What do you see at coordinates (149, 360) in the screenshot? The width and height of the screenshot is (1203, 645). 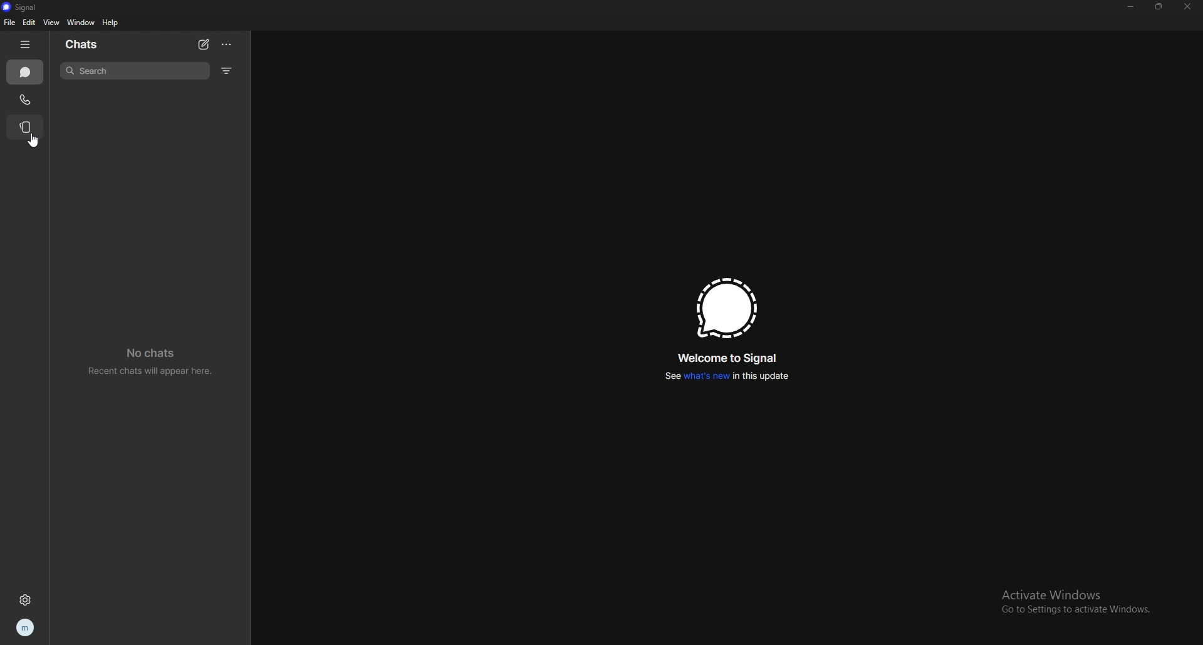 I see `no chats recent chats will appear here` at bounding box center [149, 360].